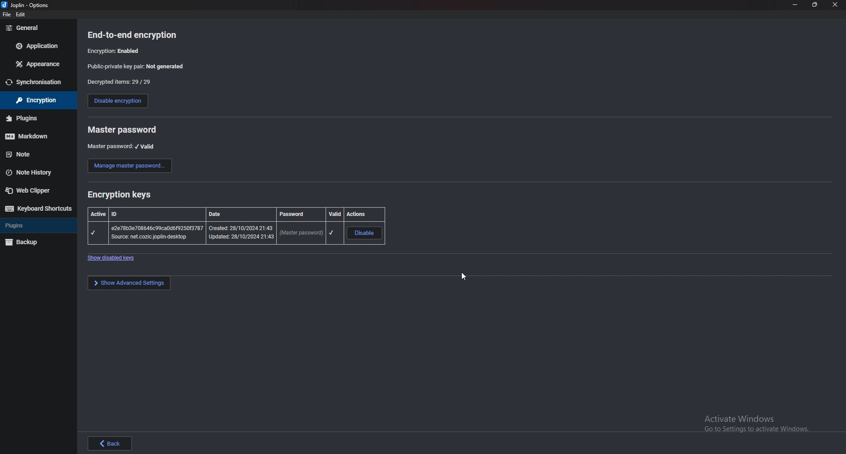 The width and height of the screenshot is (846, 454). What do you see at coordinates (37, 64) in the screenshot?
I see `` at bounding box center [37, 64].